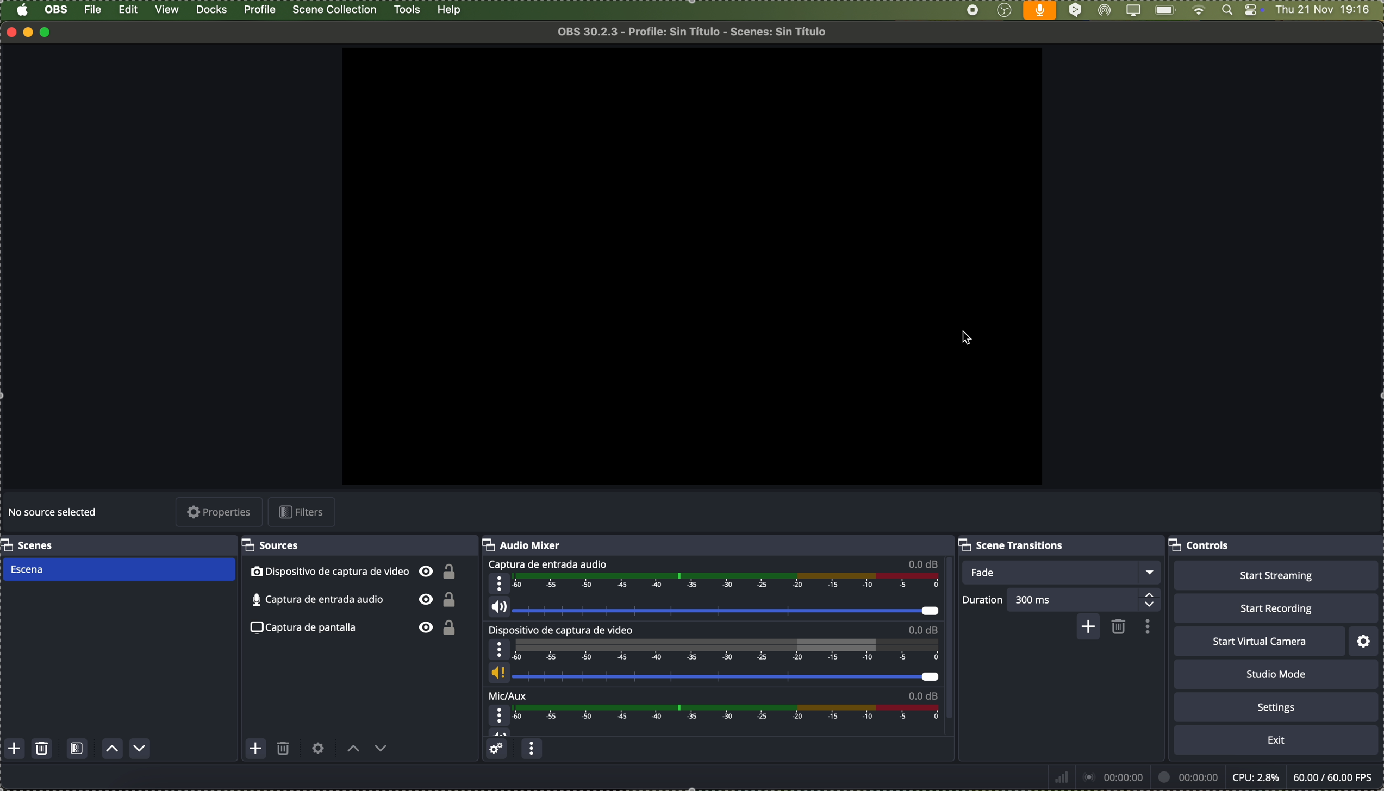  What do you see at coordinates (255, 748) in the screenshot?
I see `add source` at bounding box center [255, 748].